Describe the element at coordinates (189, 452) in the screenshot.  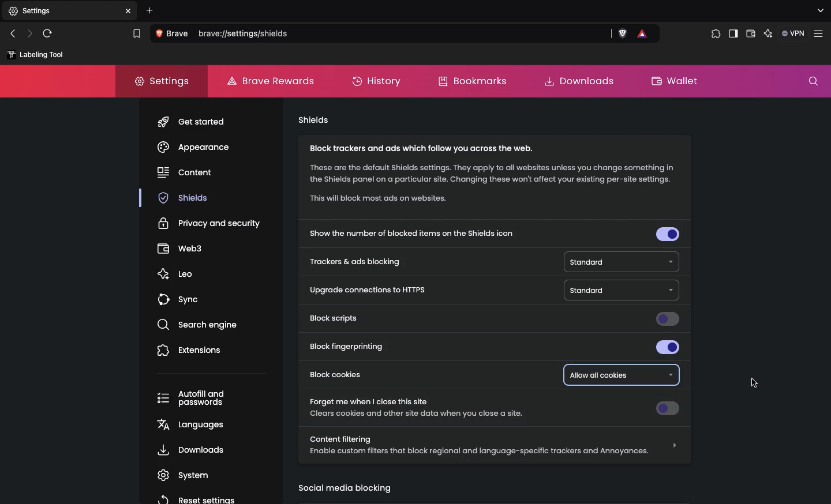
I see `, Downloads` at that location.